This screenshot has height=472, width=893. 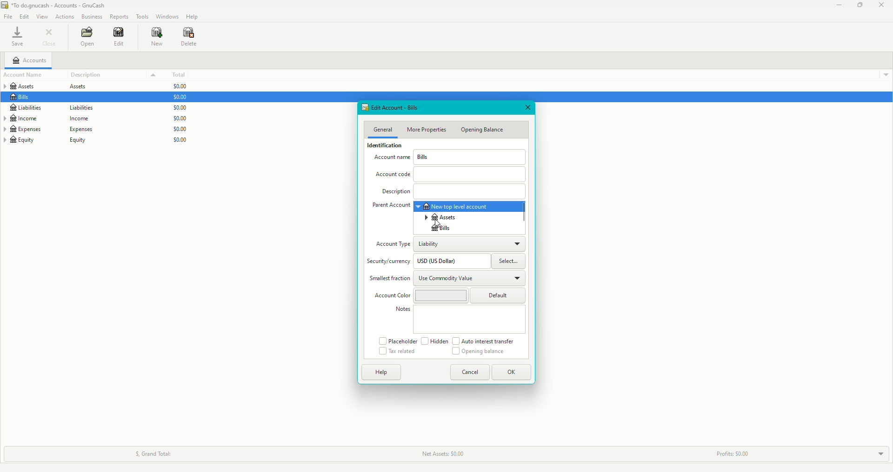 I want to click on Drop down menu, so click(x=883, y=73).